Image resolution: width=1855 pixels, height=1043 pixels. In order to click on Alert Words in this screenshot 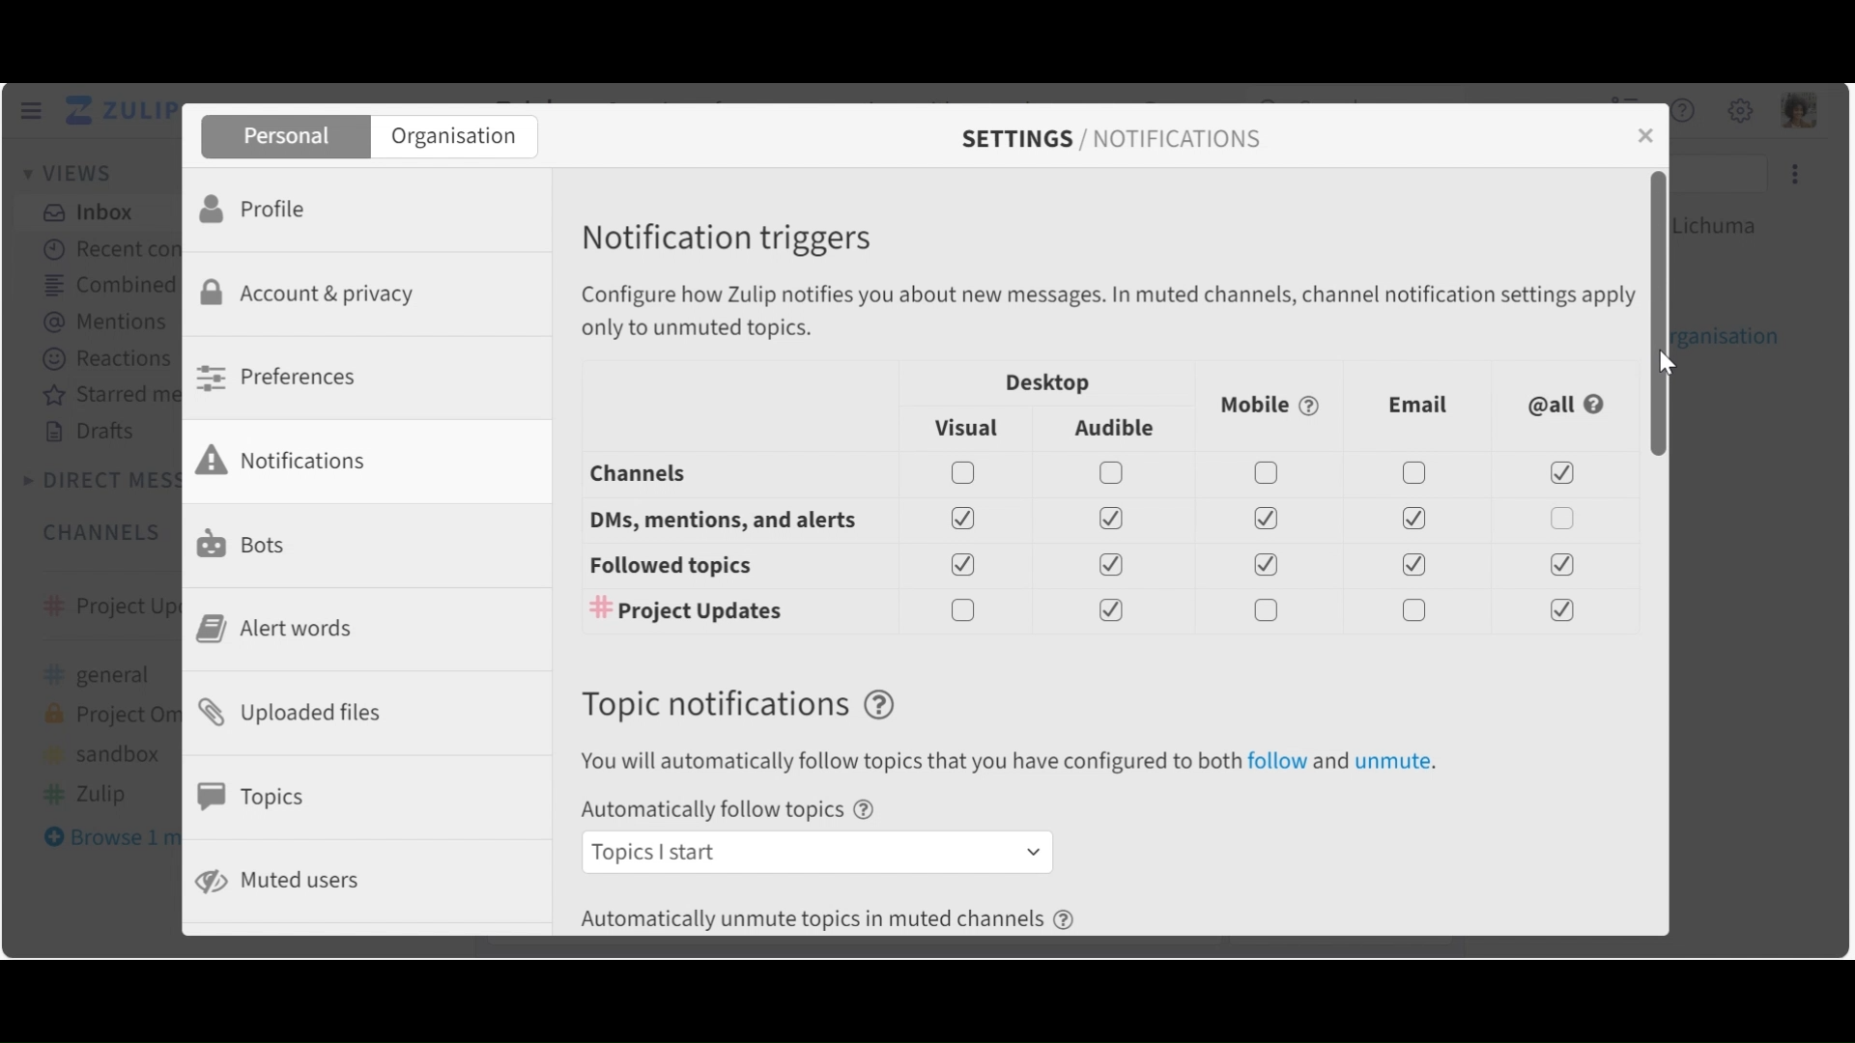, I will do `click(282, 629)`.